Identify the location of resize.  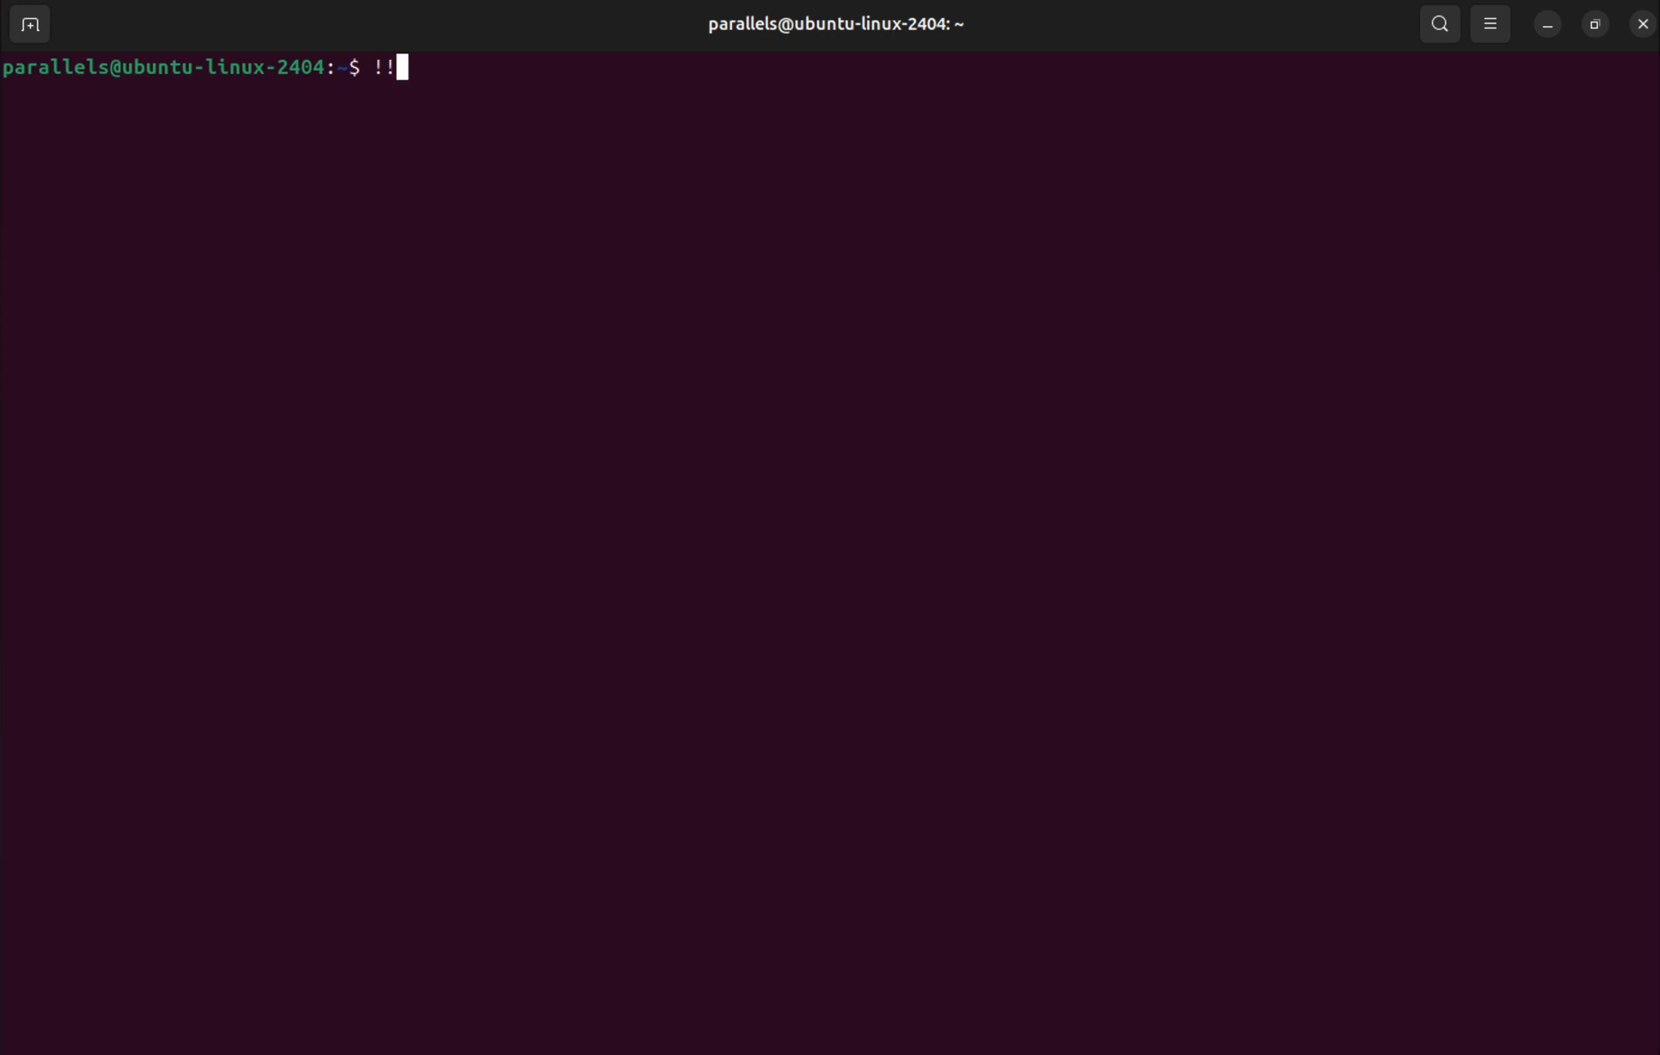
(1599, 25).